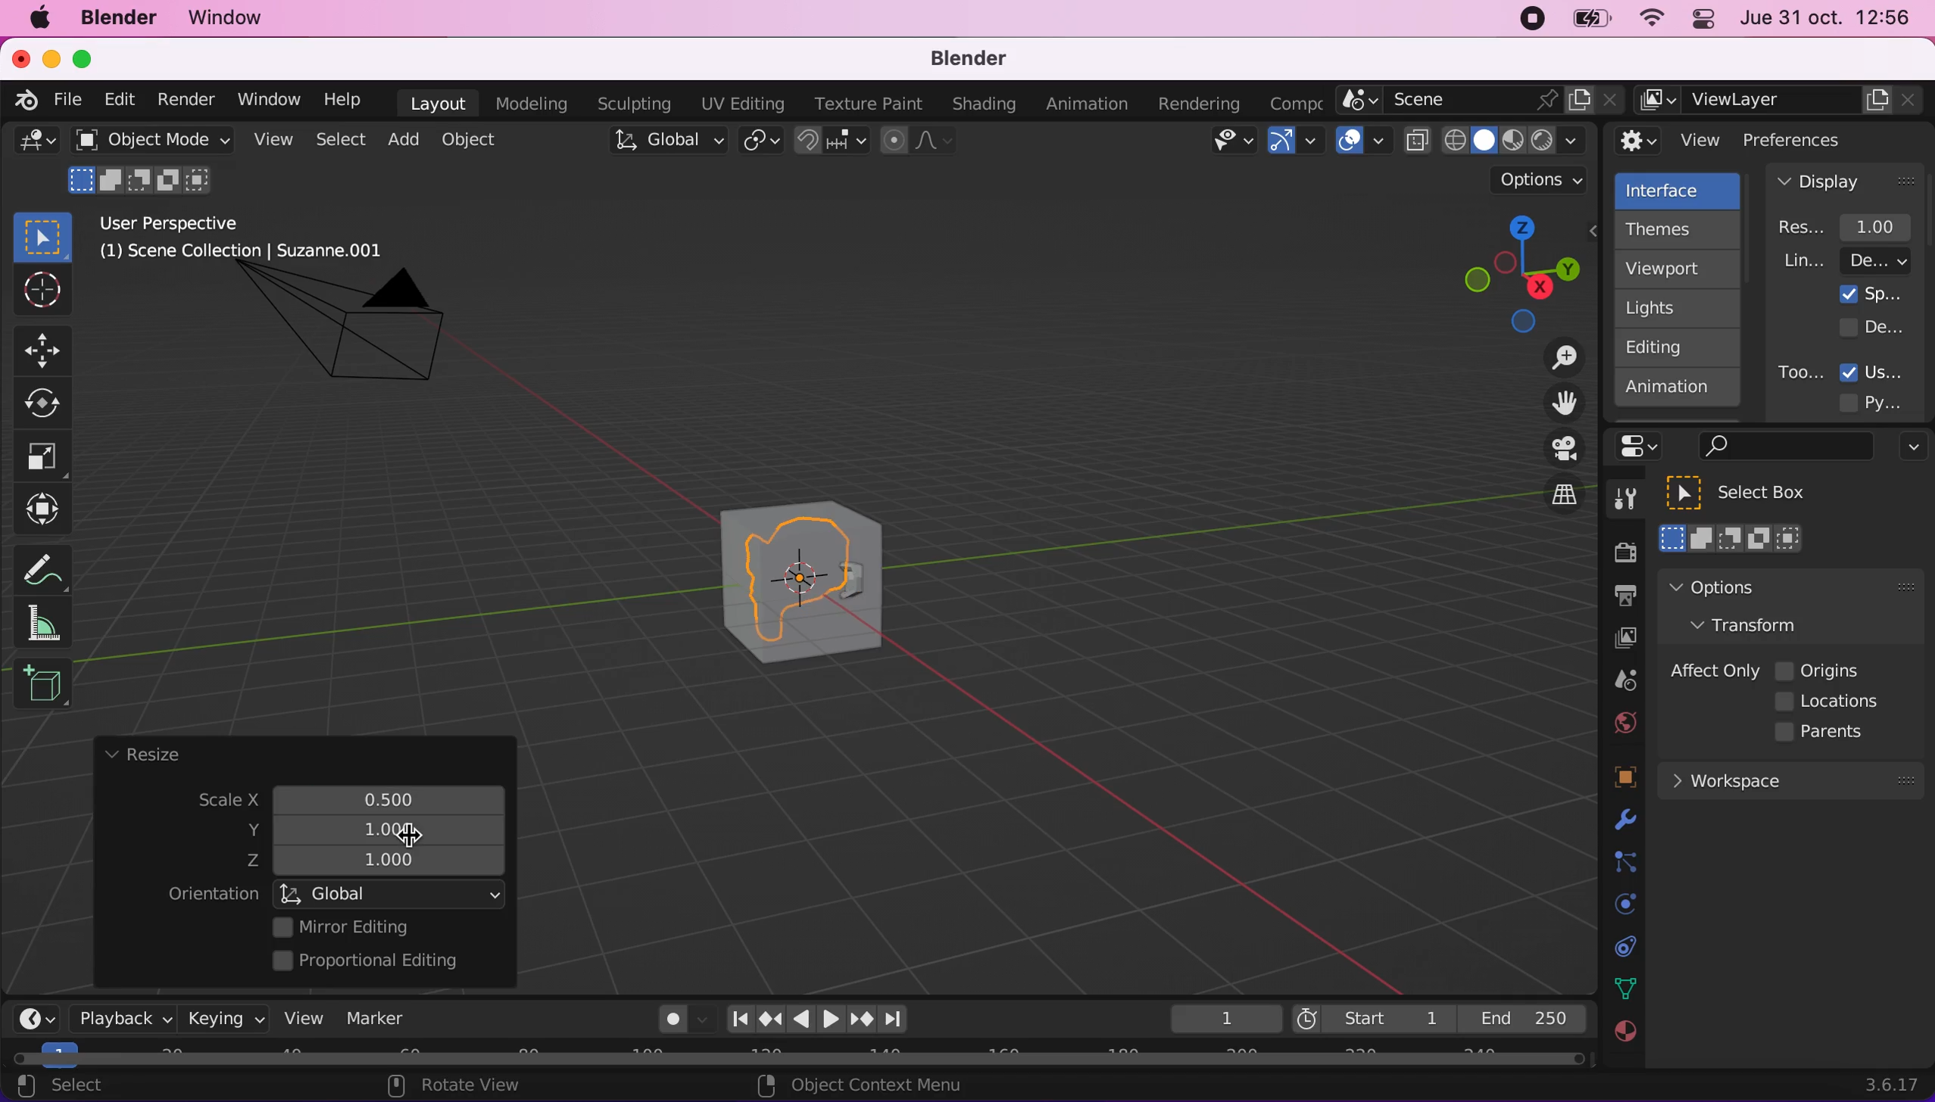  I want to click on file, so click(65, 100).